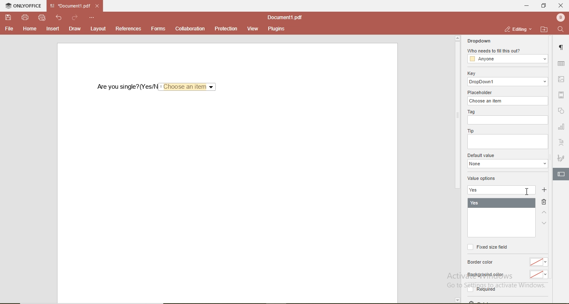 This screenshot has width=569, height=304. Describe the element at coordinates (158, 29) in the screenshot. I see `forms` at that location.